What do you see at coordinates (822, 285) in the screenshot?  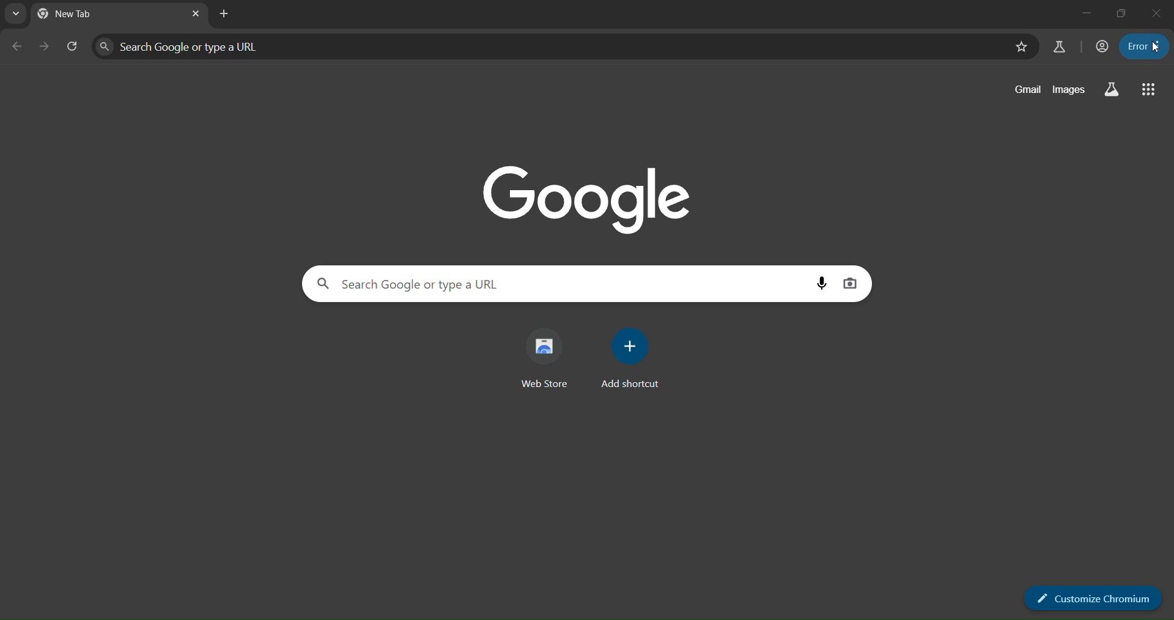 I see `voice search` at bounding box center [822, 285].